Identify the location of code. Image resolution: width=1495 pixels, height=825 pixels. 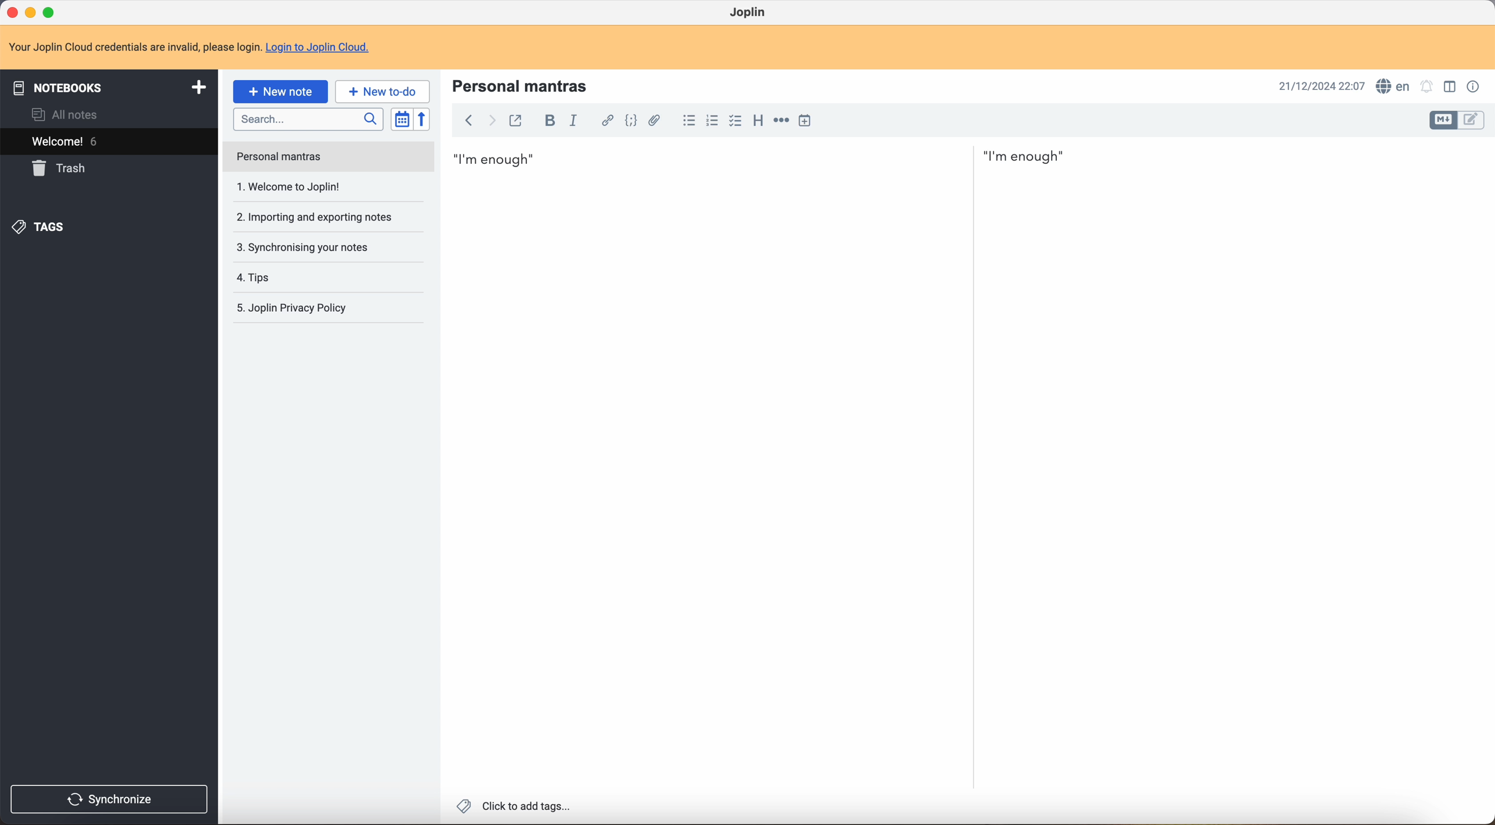
(631, 123).